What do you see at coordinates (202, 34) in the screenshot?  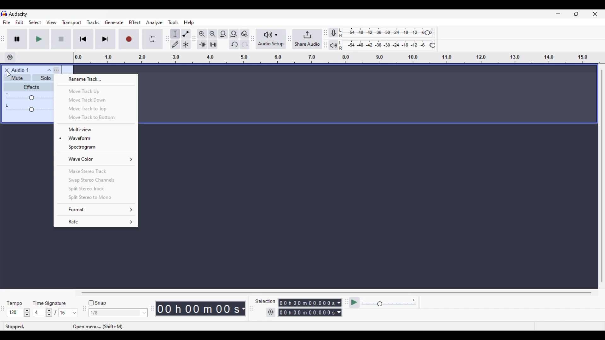 I see `Zoom in` at bounding box center [202, 34].